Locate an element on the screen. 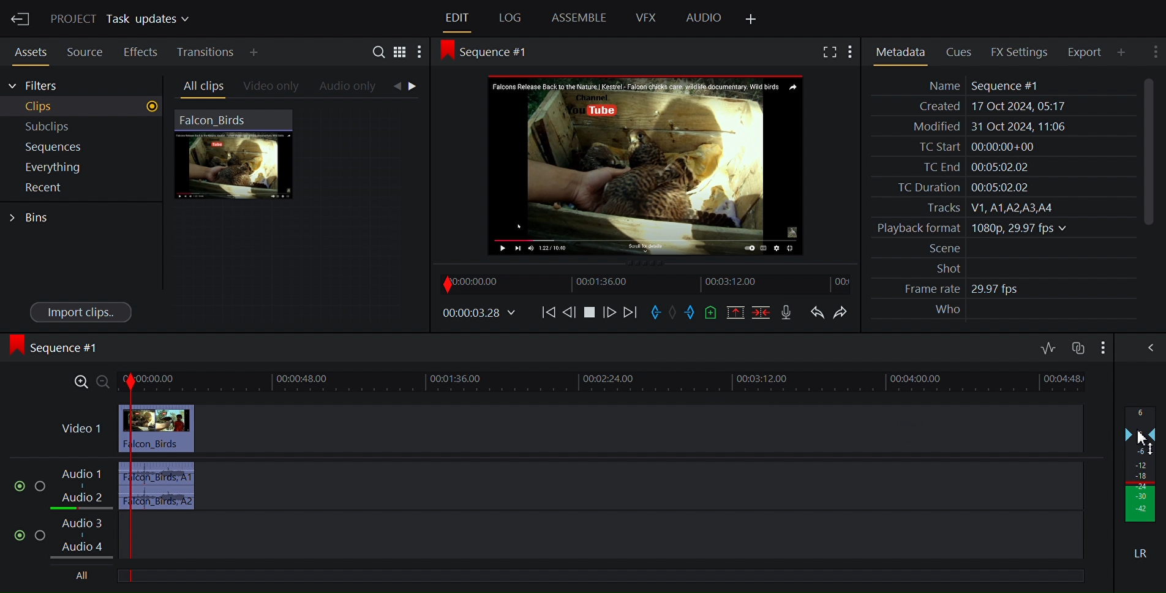 The width and height of the screenshot is (1166, 593). Sequence #1 is located at coordinates (491, 54).